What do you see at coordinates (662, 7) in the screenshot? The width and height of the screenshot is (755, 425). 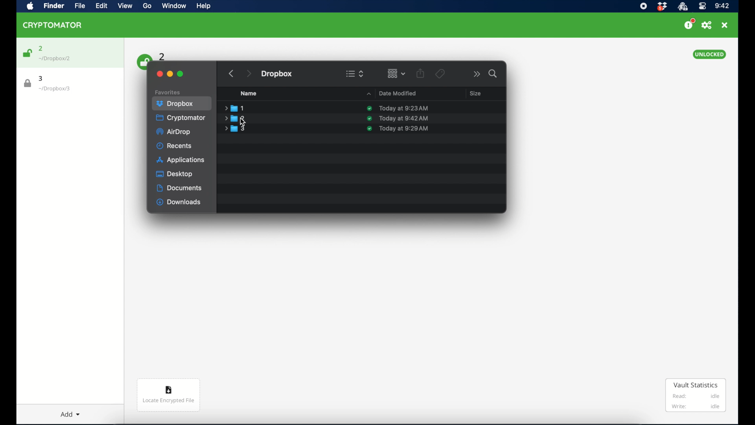 I see `dropbox icon` at bounding box center [662, 7].